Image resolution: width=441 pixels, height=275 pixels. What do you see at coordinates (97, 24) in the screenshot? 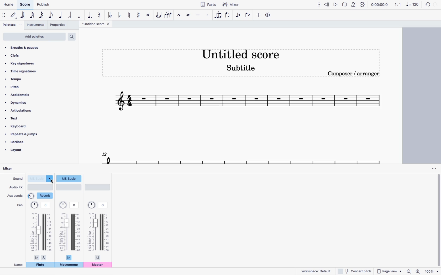
I see `score title` at bounding box center [97, 24].